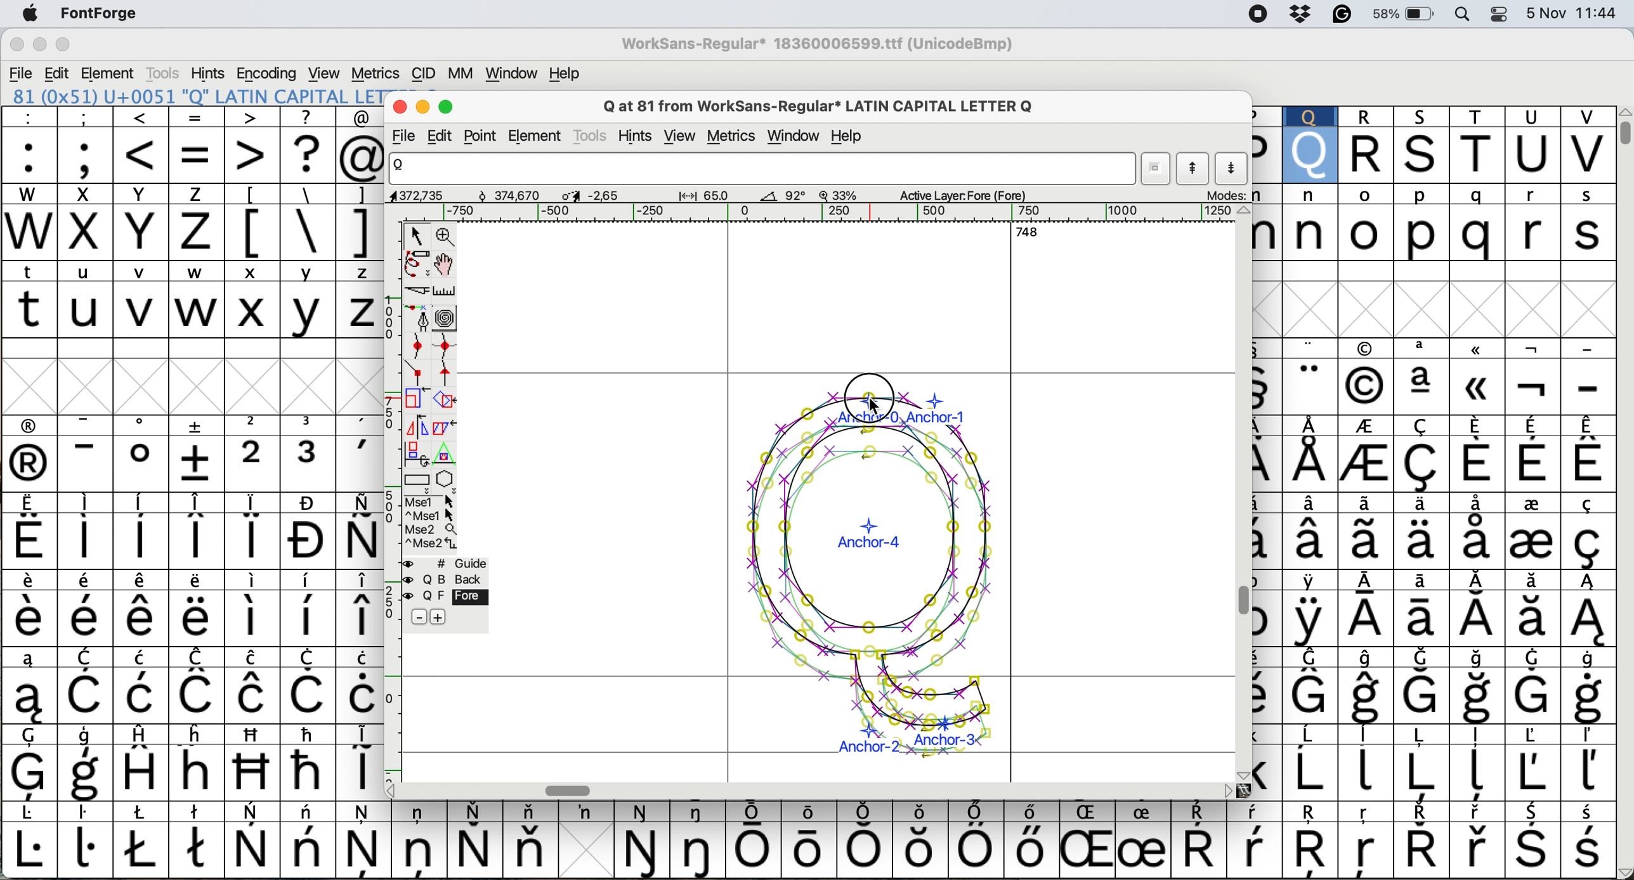  Describe the element at coordinates (416, 427) in the screenshot. I see `flip the selection` at that location.